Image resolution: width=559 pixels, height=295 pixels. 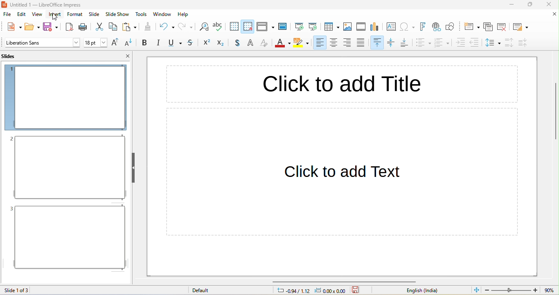 What do you see at coordinates (291, 291) in the screenshot?
I see `0.94/1.12` at bounding box center [291, 291].